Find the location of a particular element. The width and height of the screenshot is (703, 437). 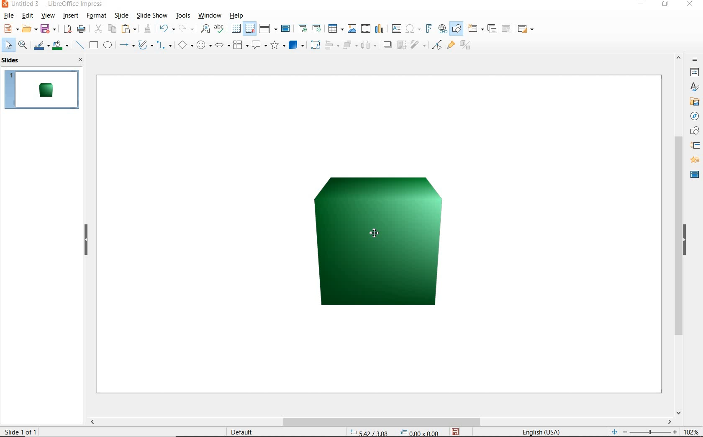

CLOSE is located at coordinates (81, 60).